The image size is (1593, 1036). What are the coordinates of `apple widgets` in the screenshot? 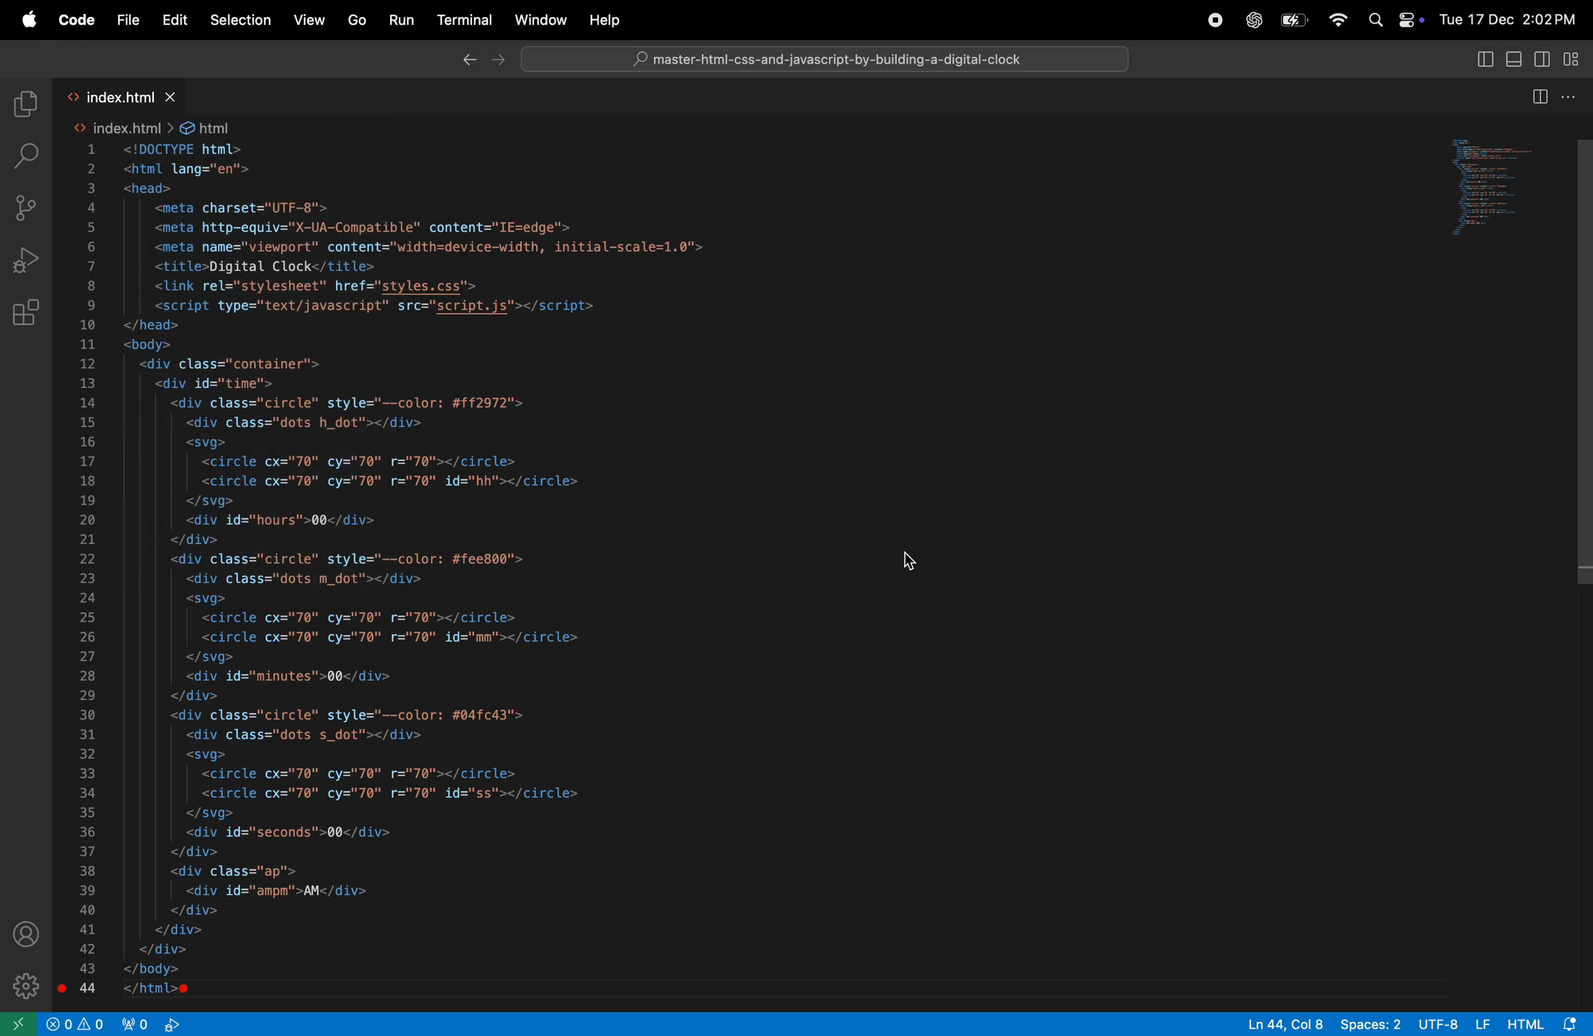 It's located at (1411, 22).